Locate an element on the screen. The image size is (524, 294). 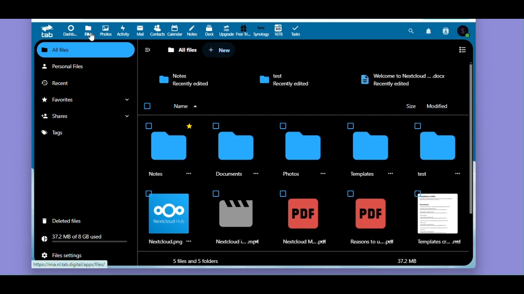
templates is located at coordinates (375, 148).